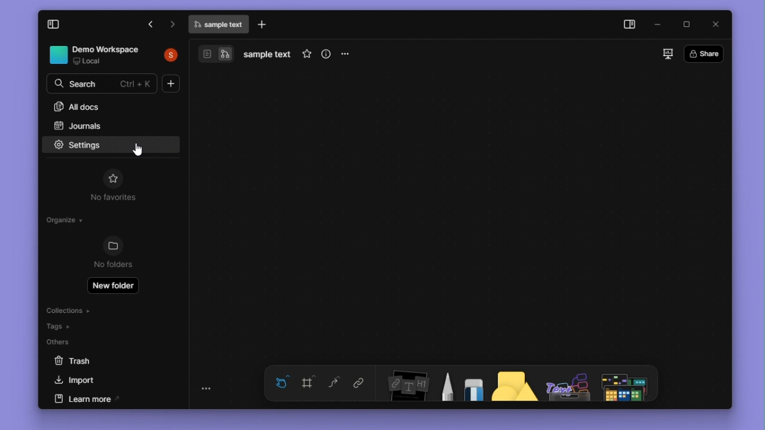  I want to click on cursor, so click(140, 151).